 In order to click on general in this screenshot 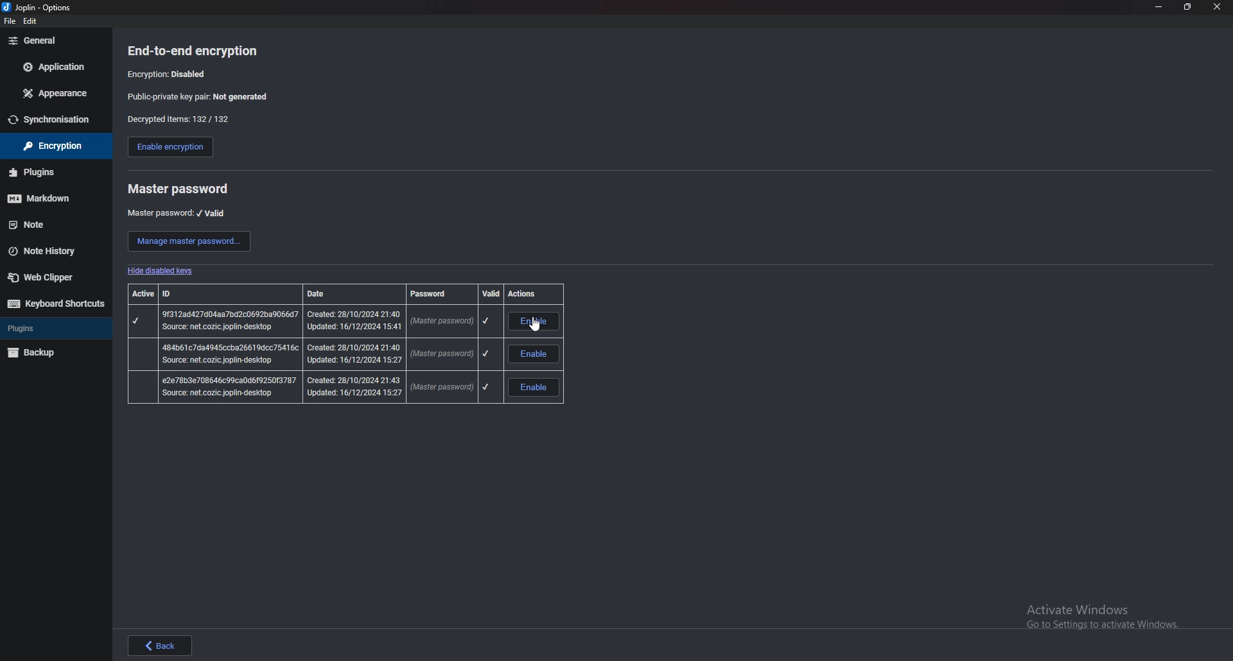, I will do `click(54, 41)`.